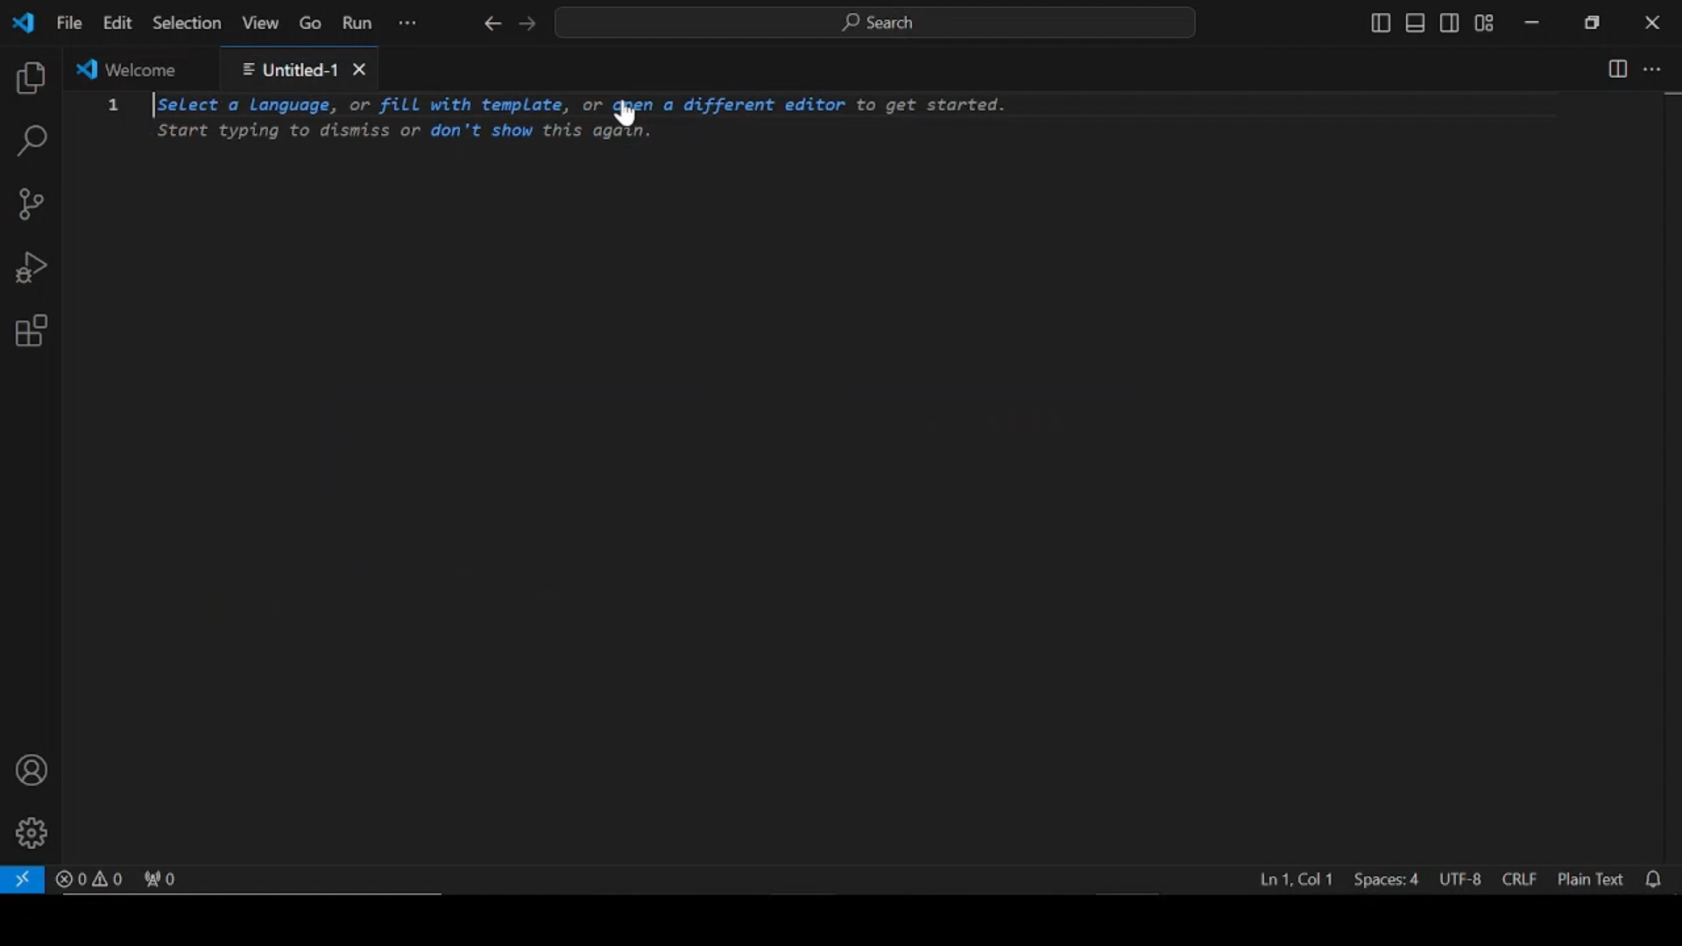 Image resolution: width=1682 pixels, height=946 pixels. What do you see at coordinates (31, 204) in the screenshot?
I see `source control` at bounding box center [31, 204].